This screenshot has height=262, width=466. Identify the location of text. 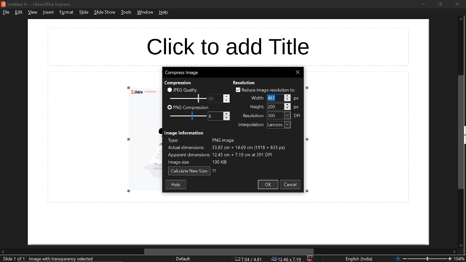
(253, 115).